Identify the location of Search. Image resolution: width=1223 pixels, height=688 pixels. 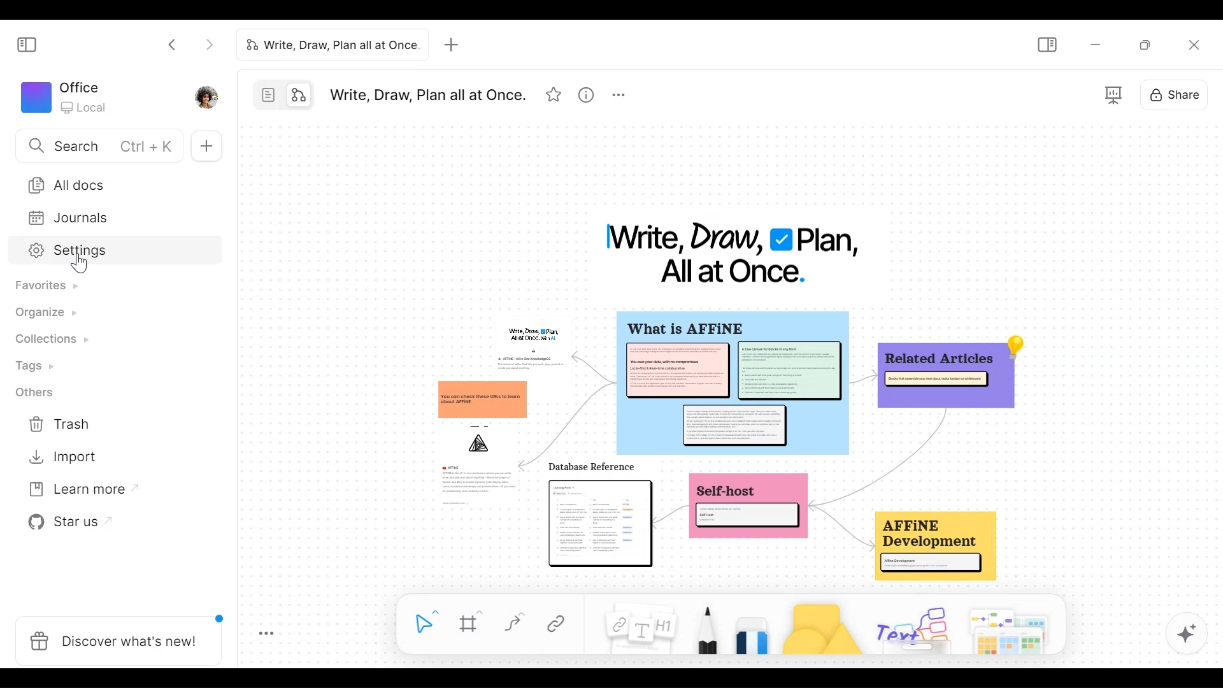
(97, 146).